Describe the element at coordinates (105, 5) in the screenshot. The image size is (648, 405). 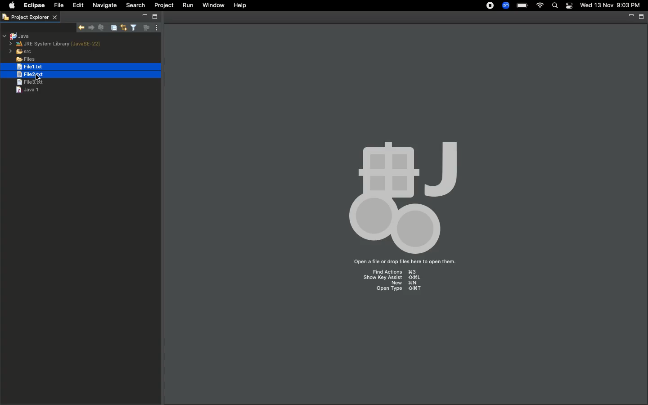
I see `Navigate` at that location.